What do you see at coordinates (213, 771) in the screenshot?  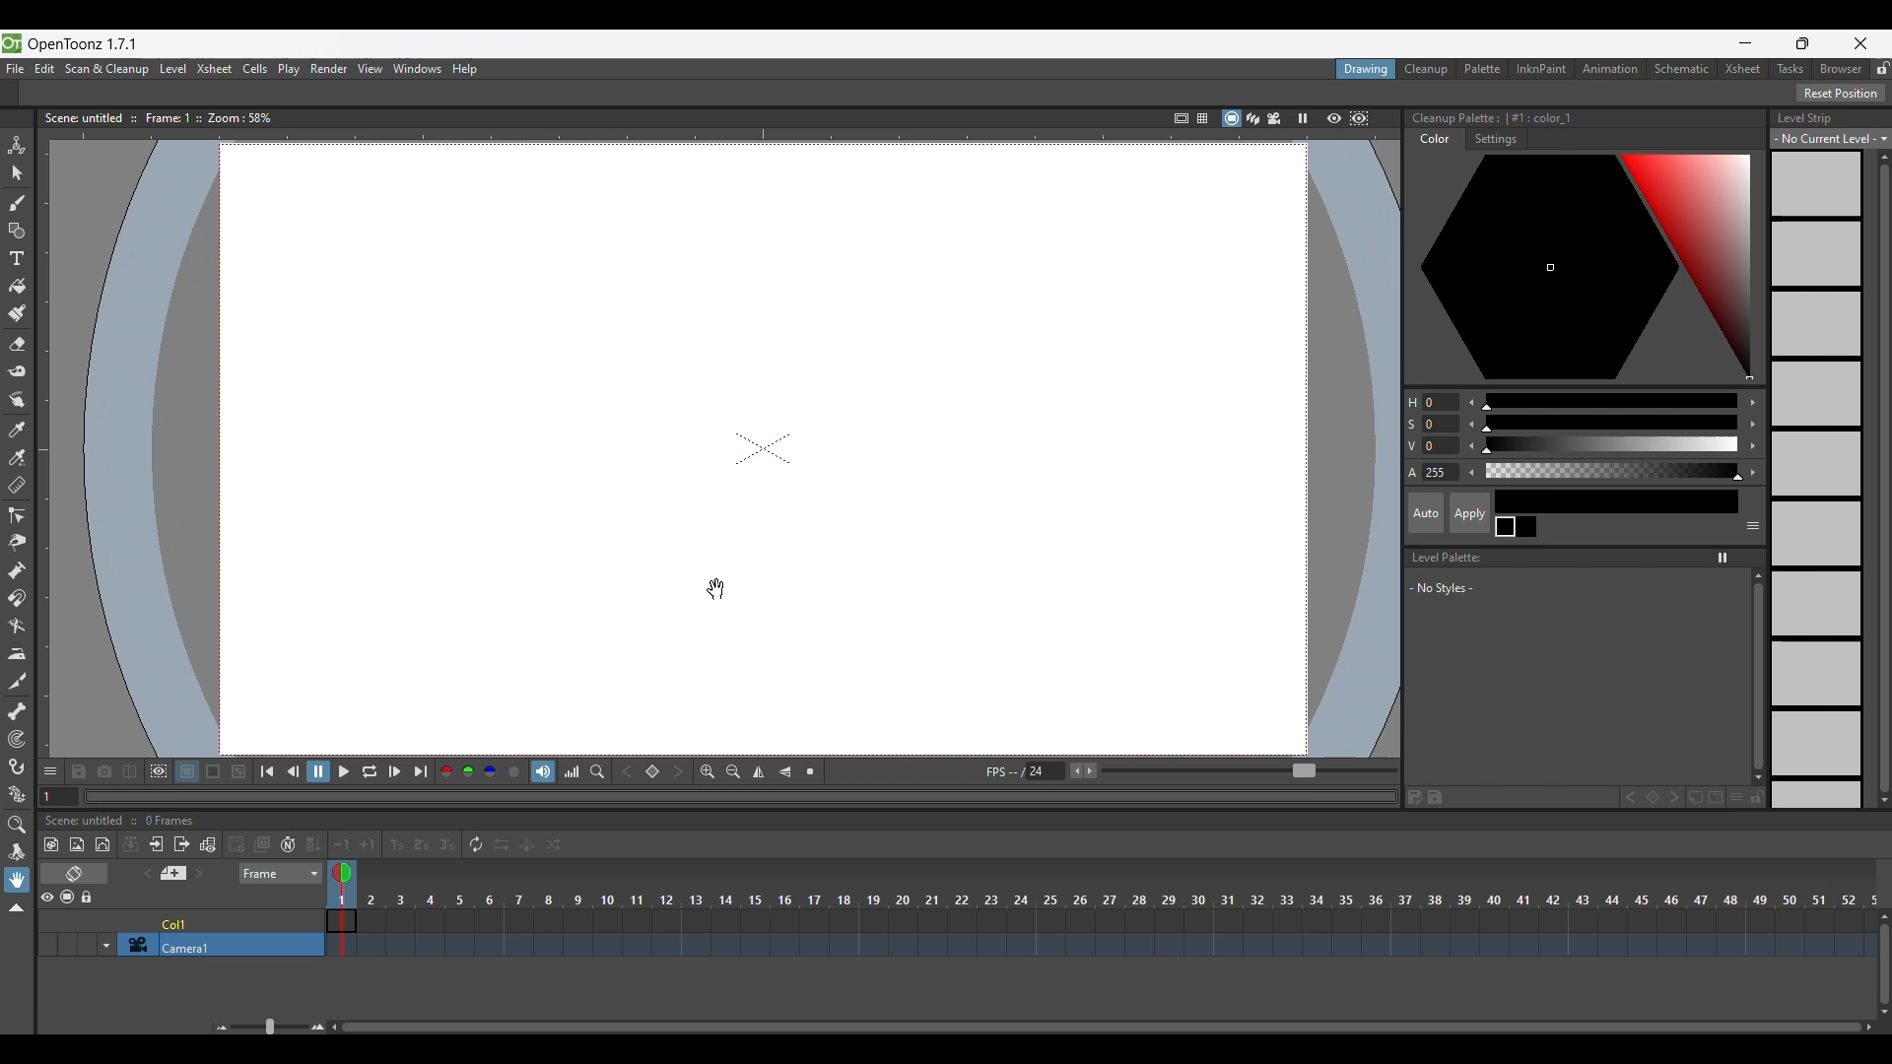 I see `Black background` at bounding box center [213, 771].